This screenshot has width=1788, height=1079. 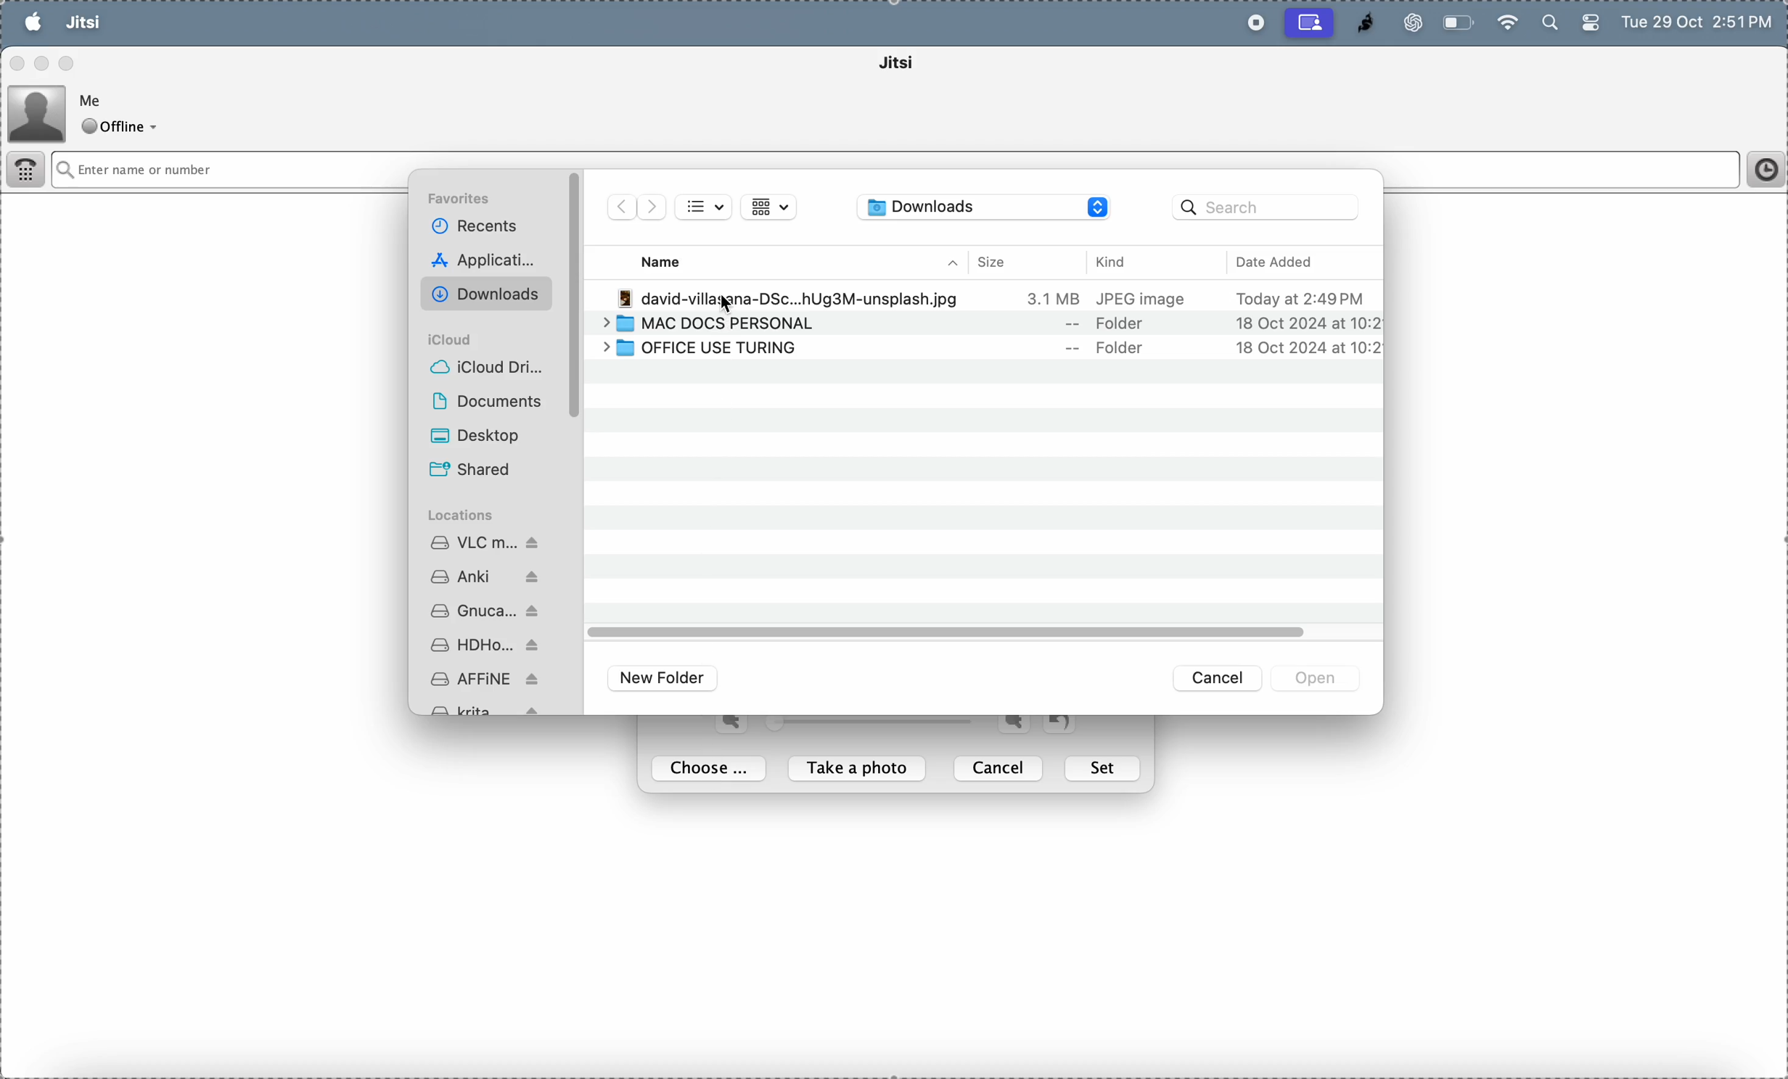 What do you see at coordinates (652, 207) in the screenshot?
I see `forward` at bounding box center [652, 207].